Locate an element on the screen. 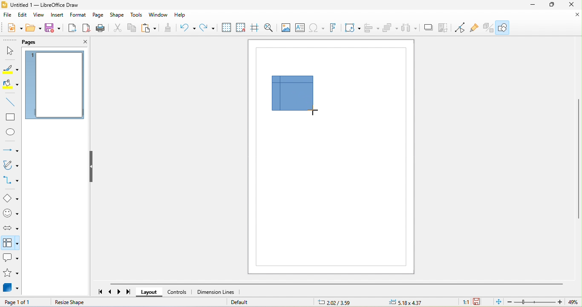 The height and width of the screenshot is (307, 582). transformation is located at coordinates (353, 28).